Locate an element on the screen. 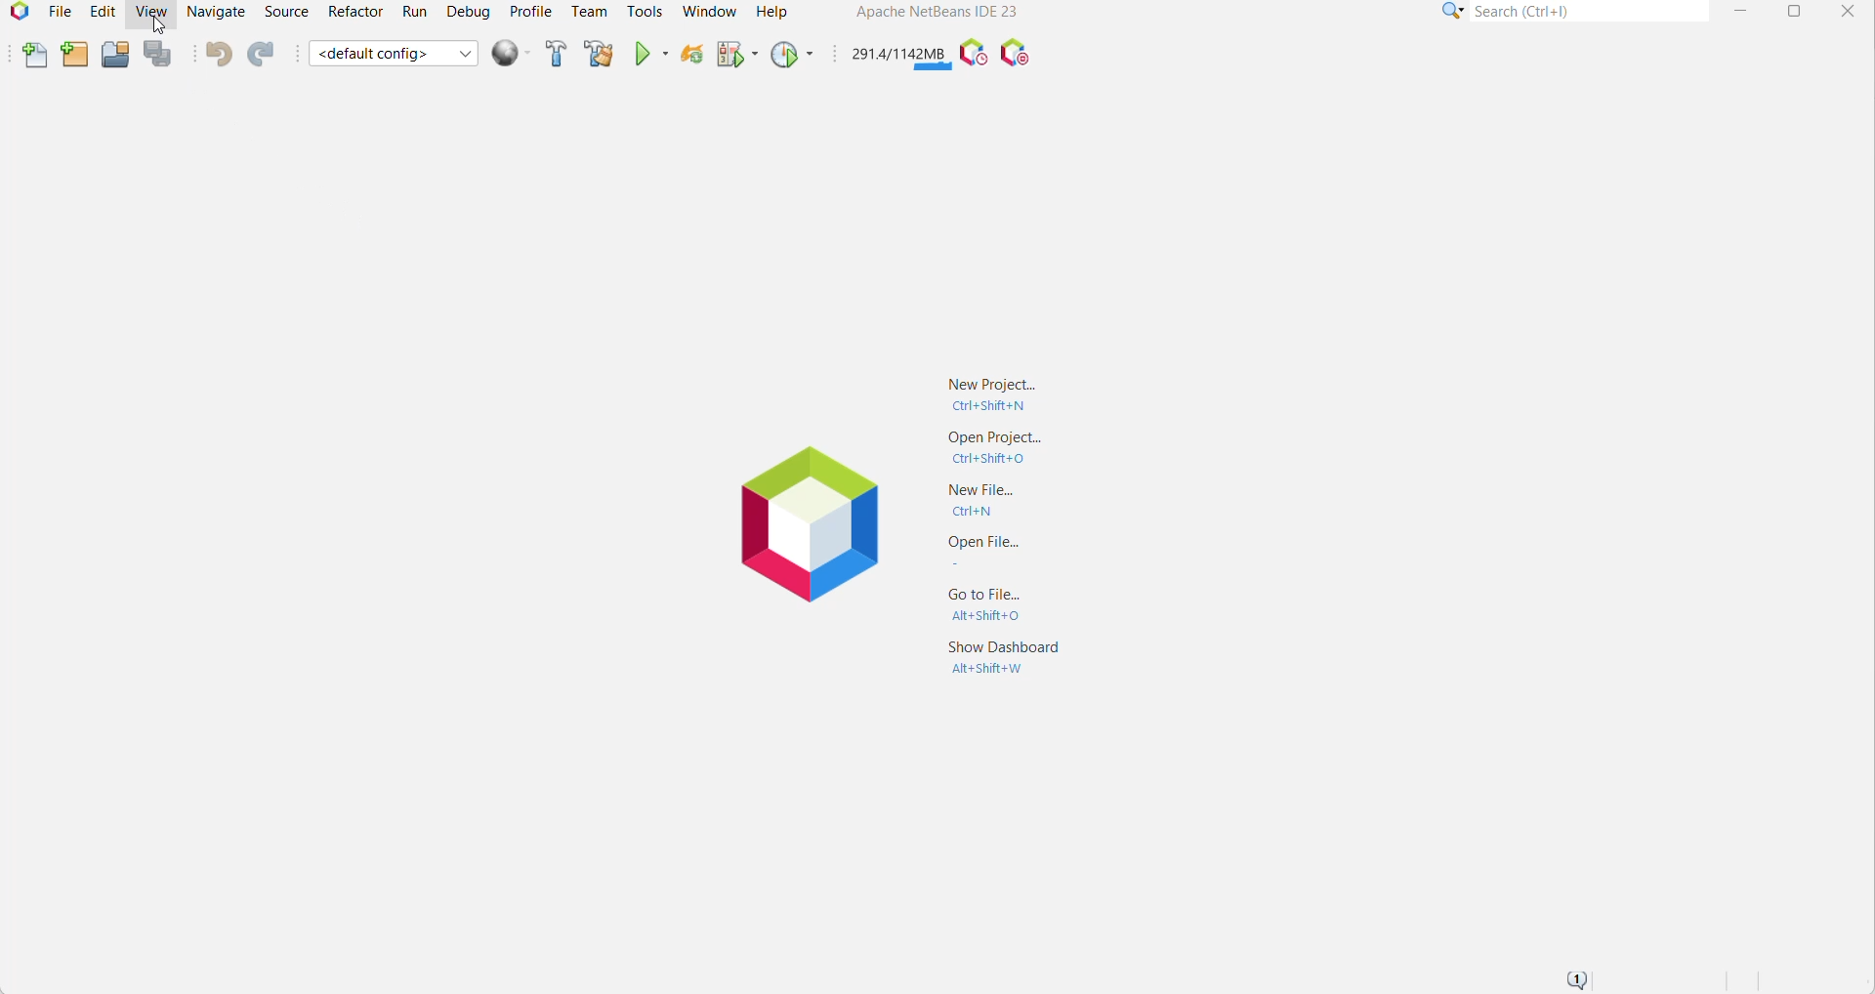 This screenshot has height=994, width=1875. Undo is located at coordinates (217, 54).